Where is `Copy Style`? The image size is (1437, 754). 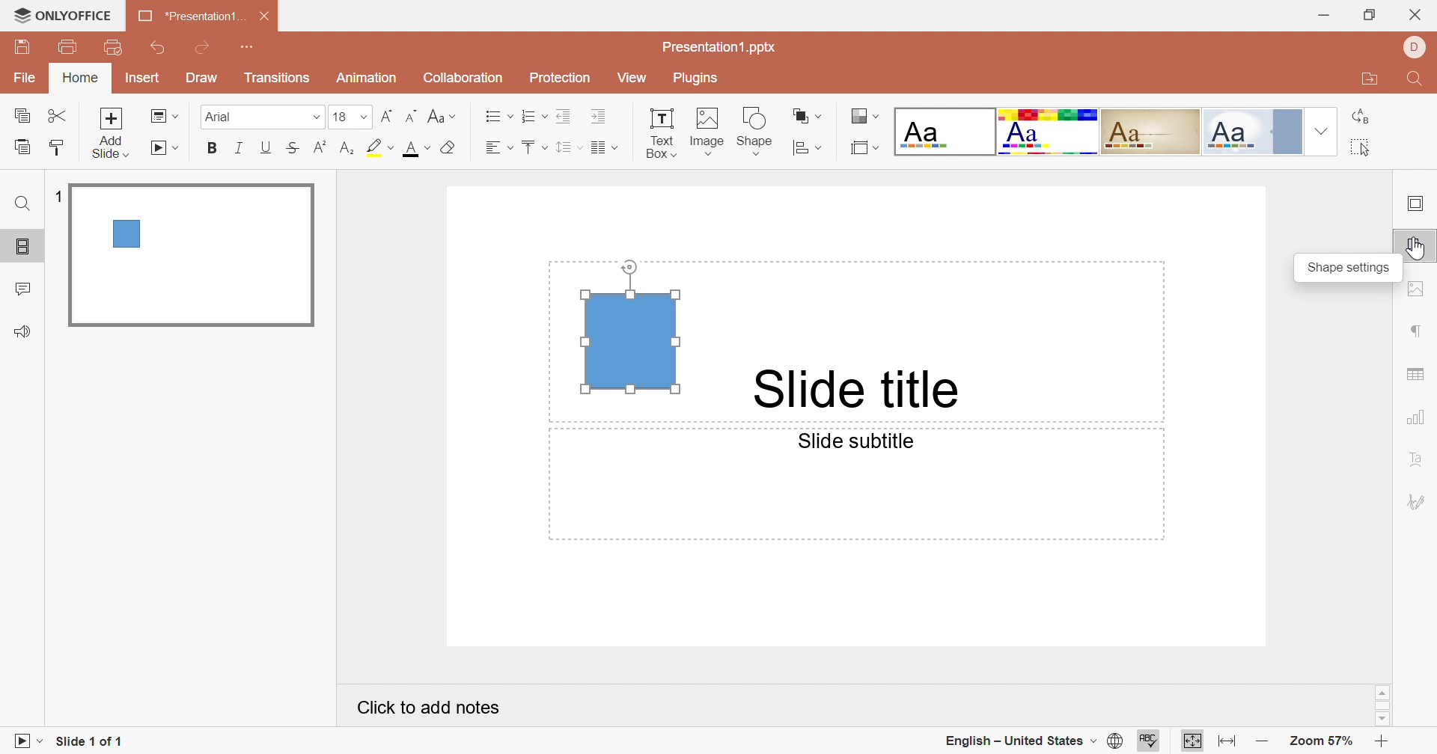
Copy Style is located at coordinates (23, 147).